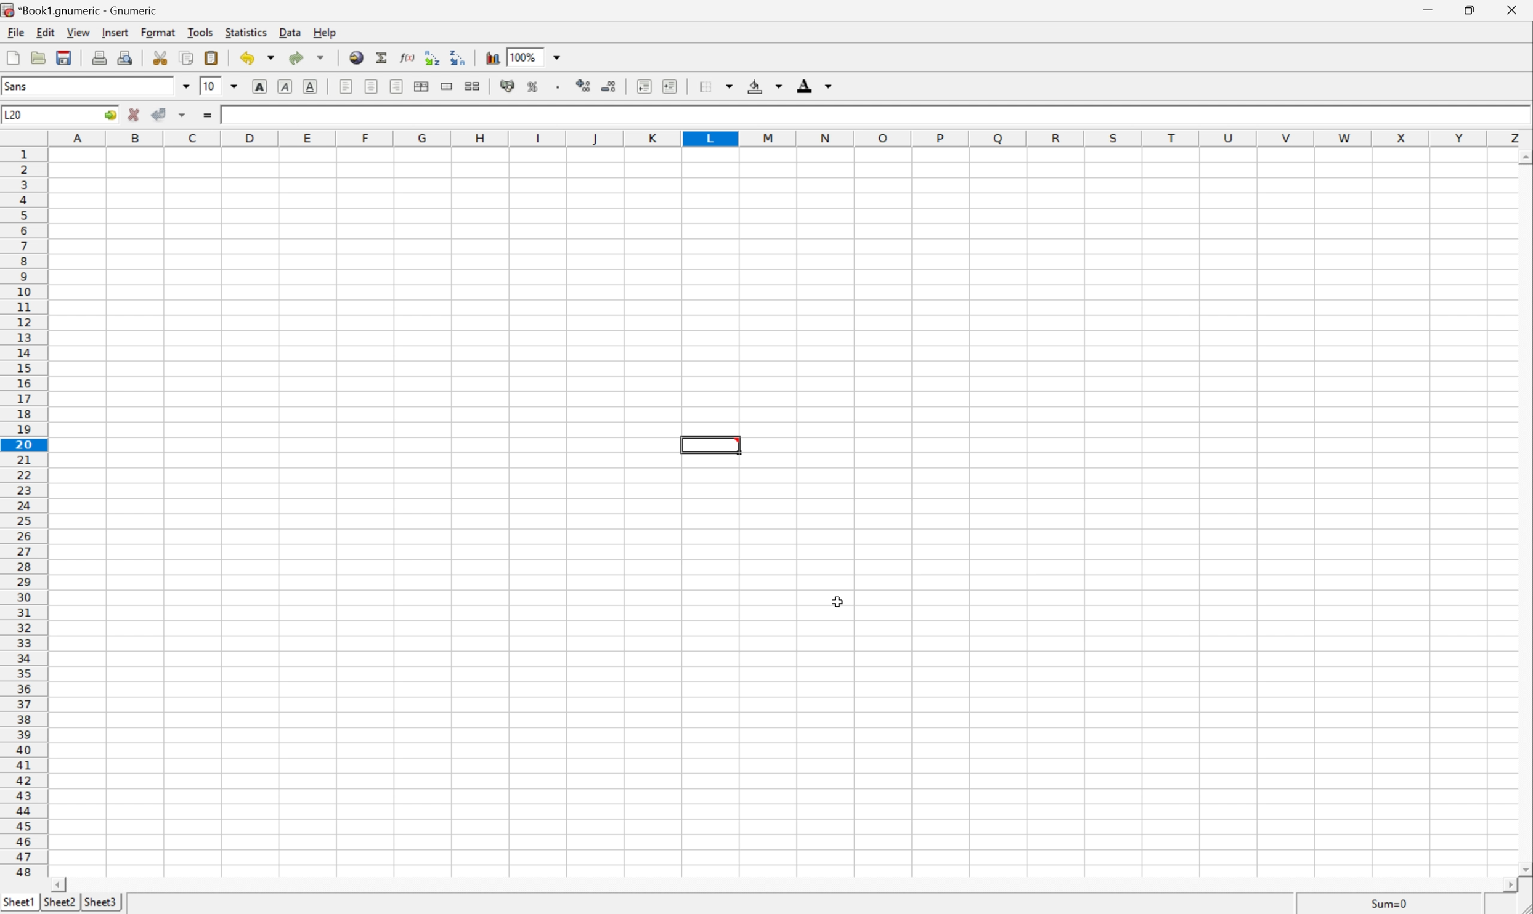  What do you see at coordinates (309, 57) in the screenshot?
I see `Redo` at bounding box center [309, 57].